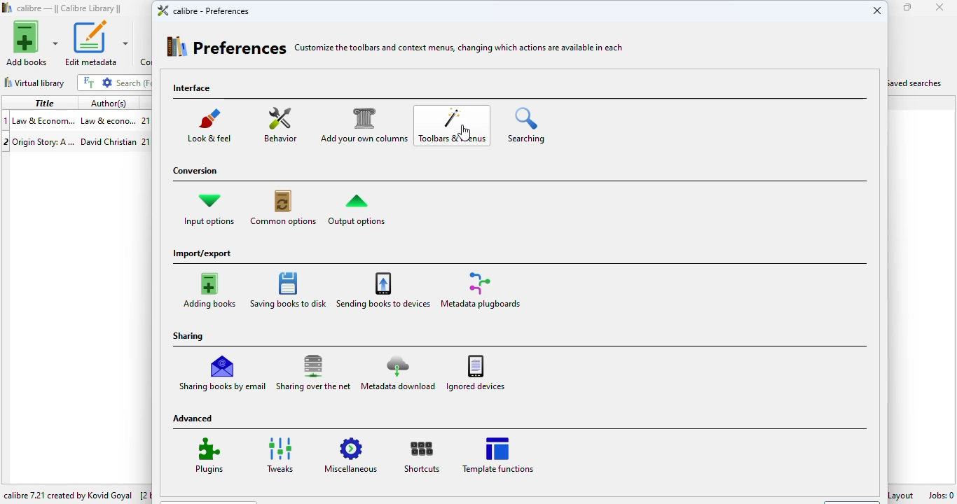 The image size is (957, 504). Describe the element at coordinates (75, 140) in the screenshot. I see `book 2` at that location.